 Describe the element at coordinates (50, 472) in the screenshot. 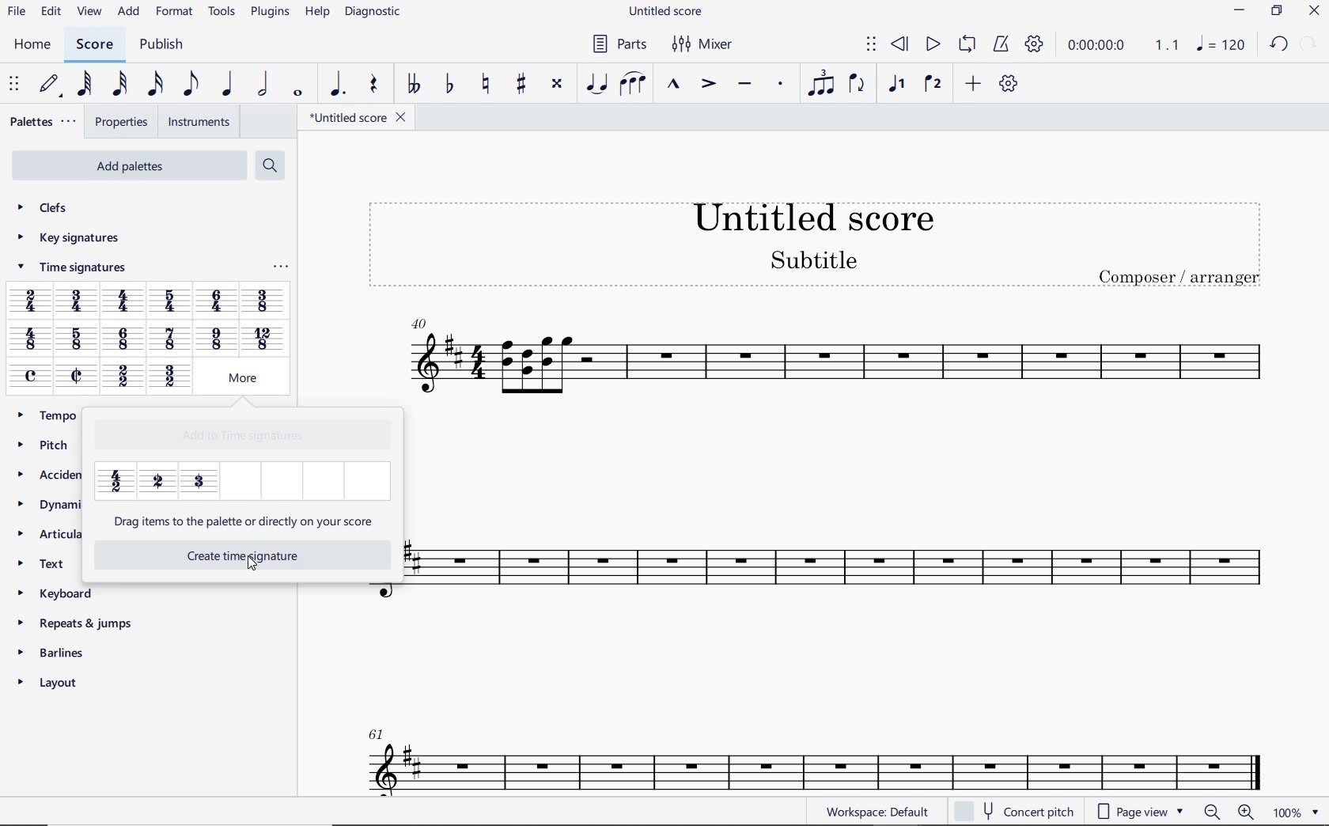

I see `ACCIDENTALS` at that location.